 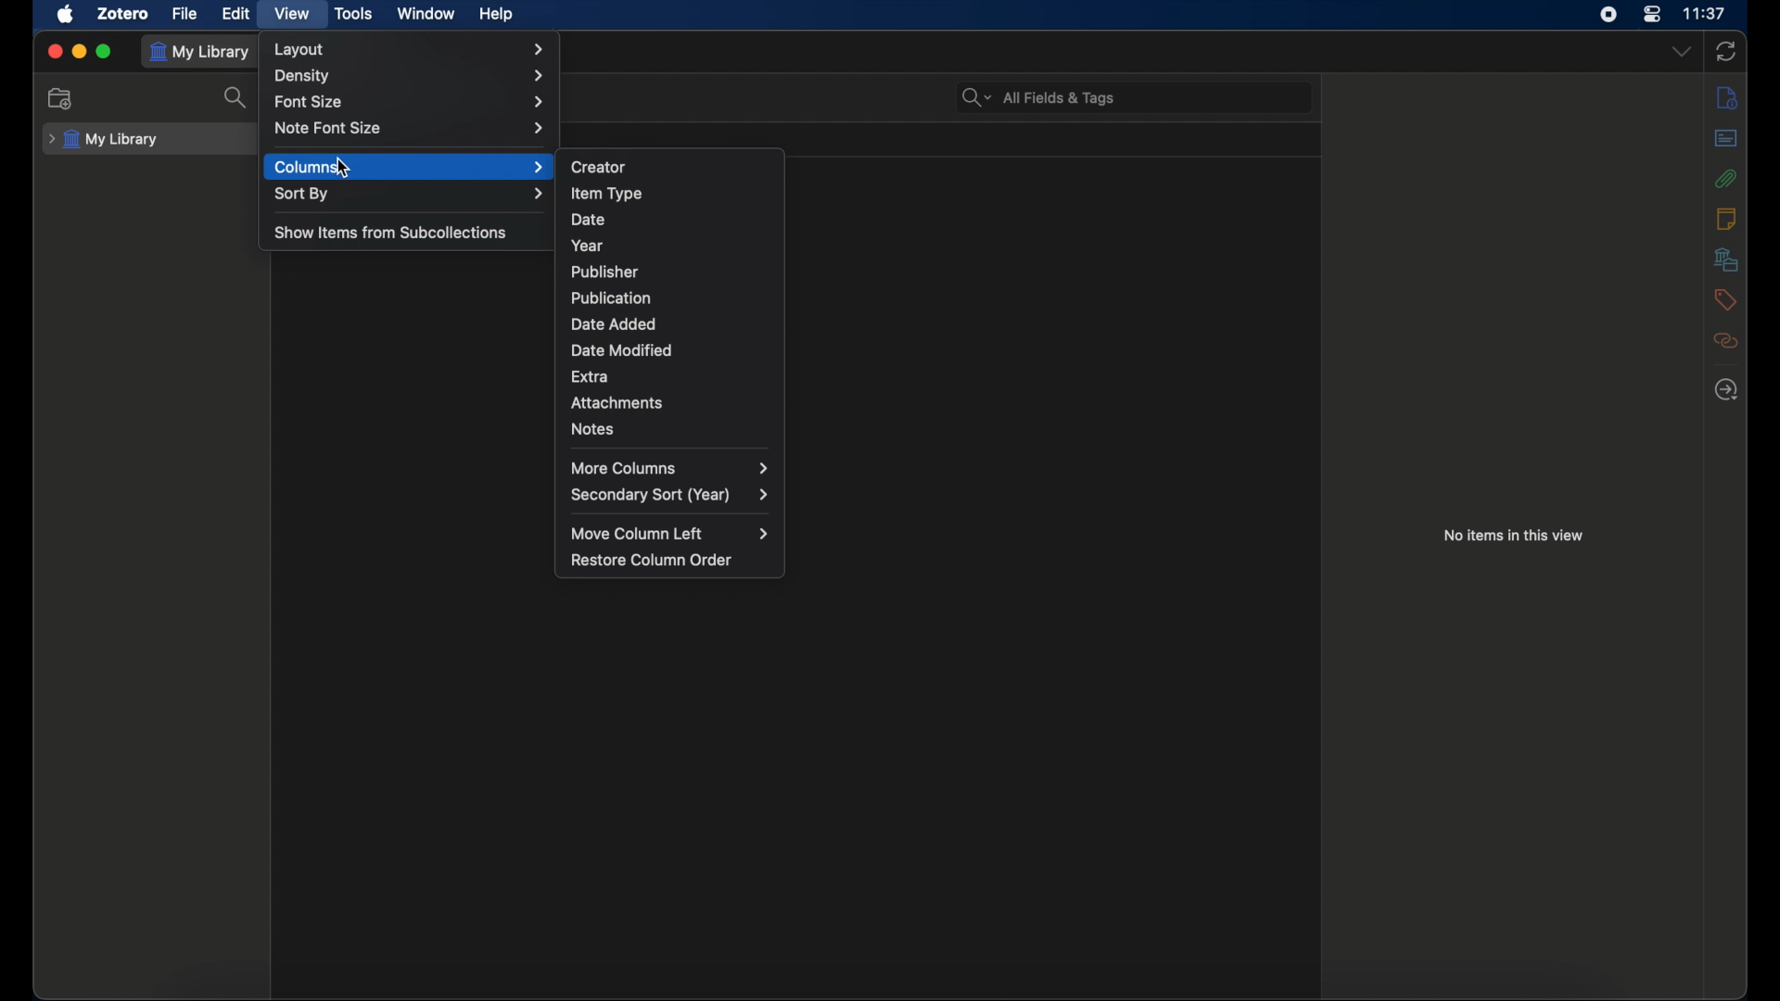 I want to click on time, so click(x=1707, y=14).